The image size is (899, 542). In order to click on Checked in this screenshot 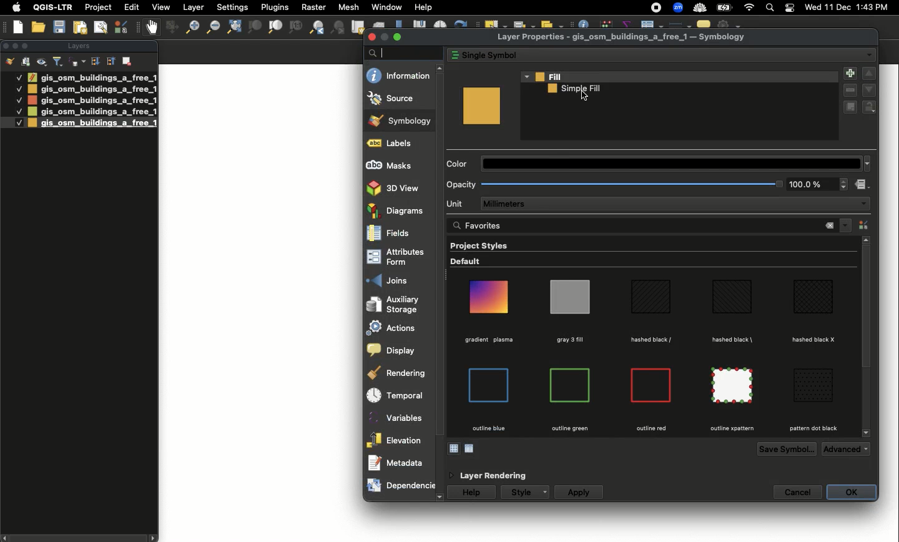, I will do `click(19, 100)`.